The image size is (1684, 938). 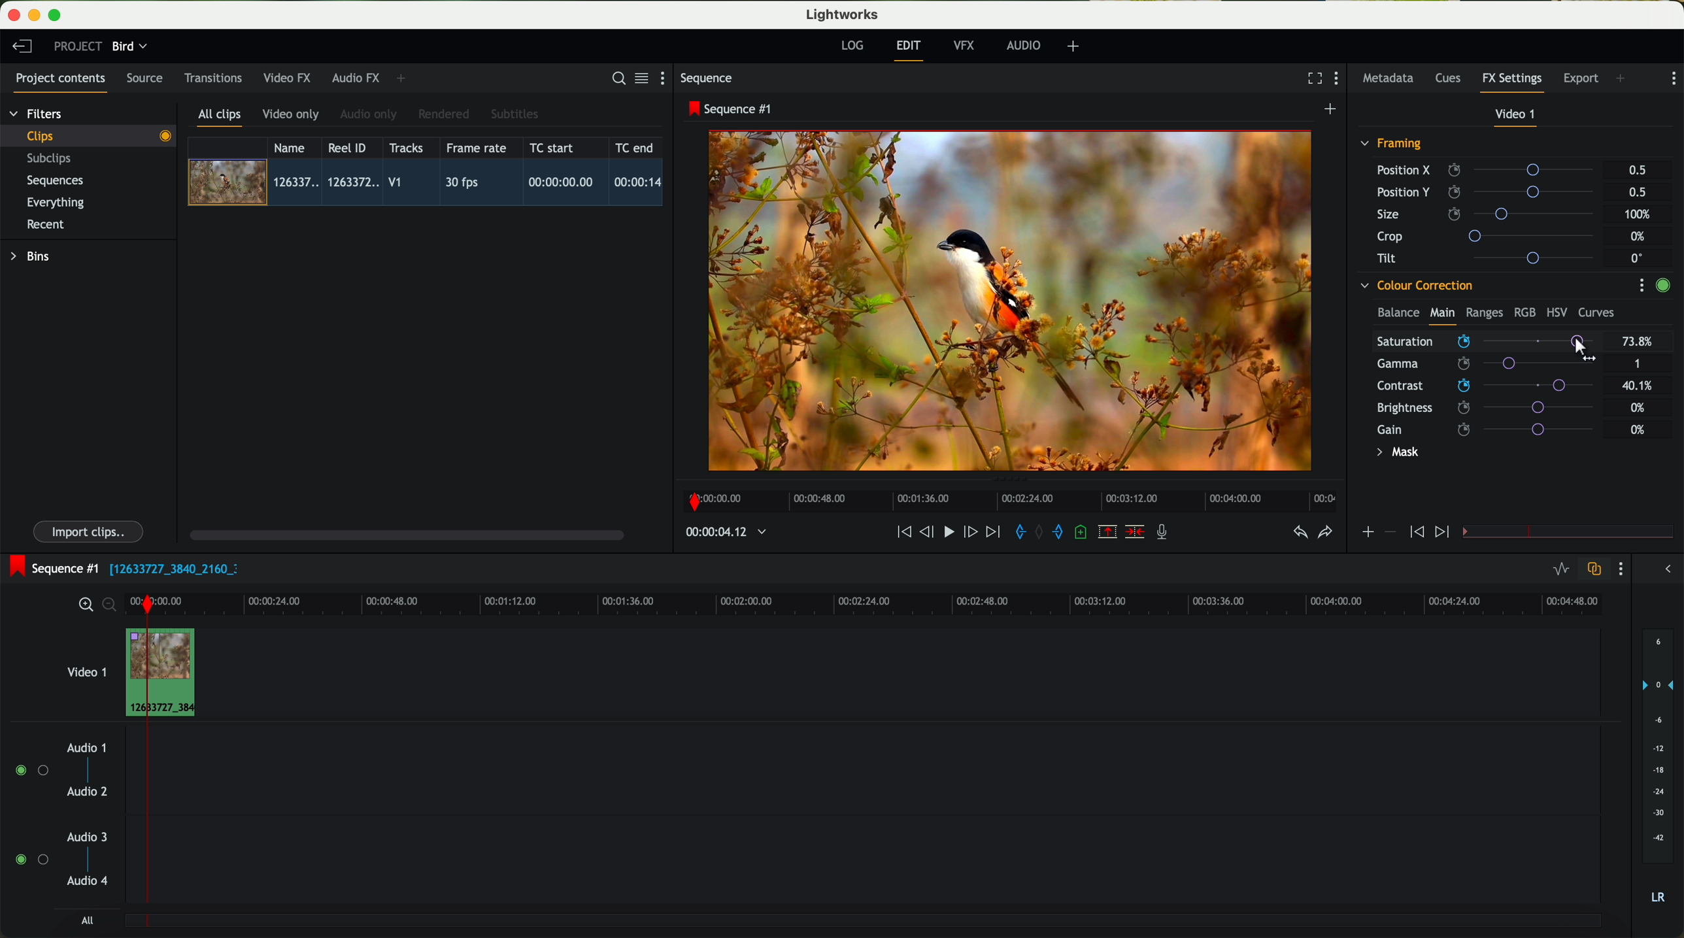 I want to click on icon, so click(x=1367, y=533).